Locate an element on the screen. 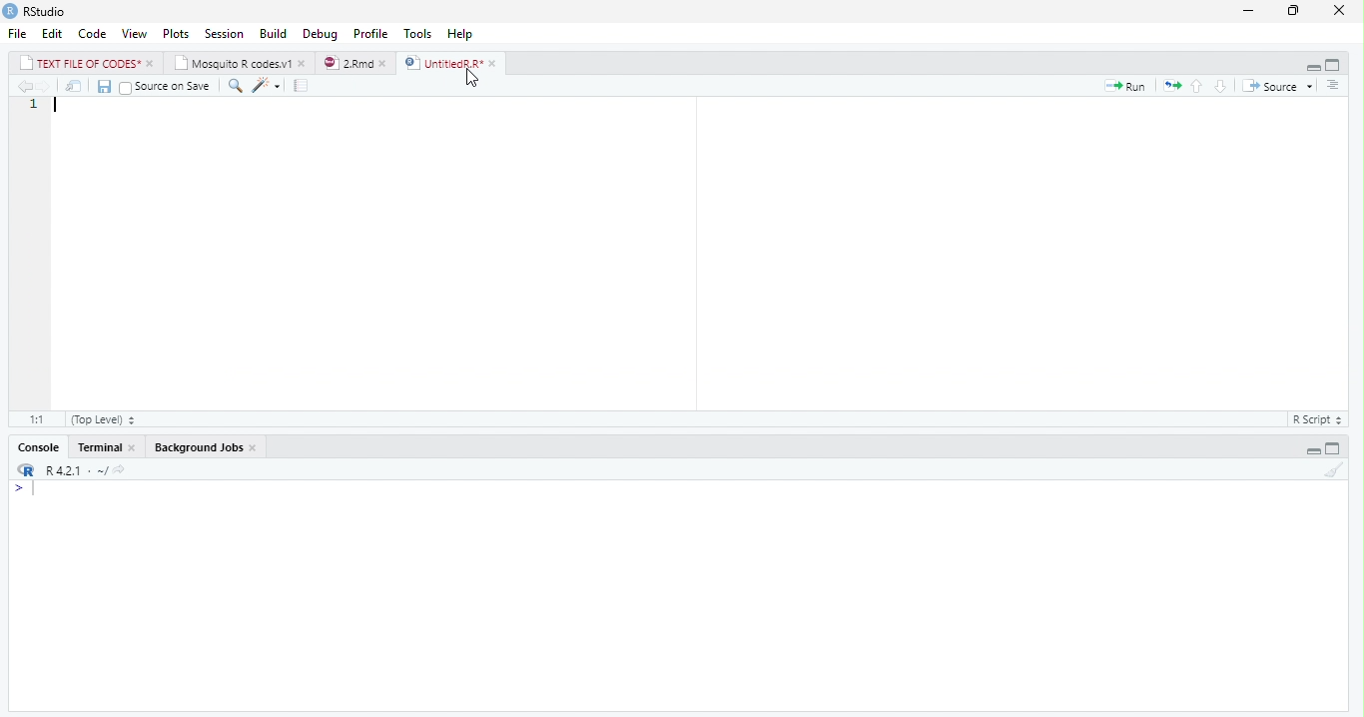  minimize is located at coordinates (1312, 450).